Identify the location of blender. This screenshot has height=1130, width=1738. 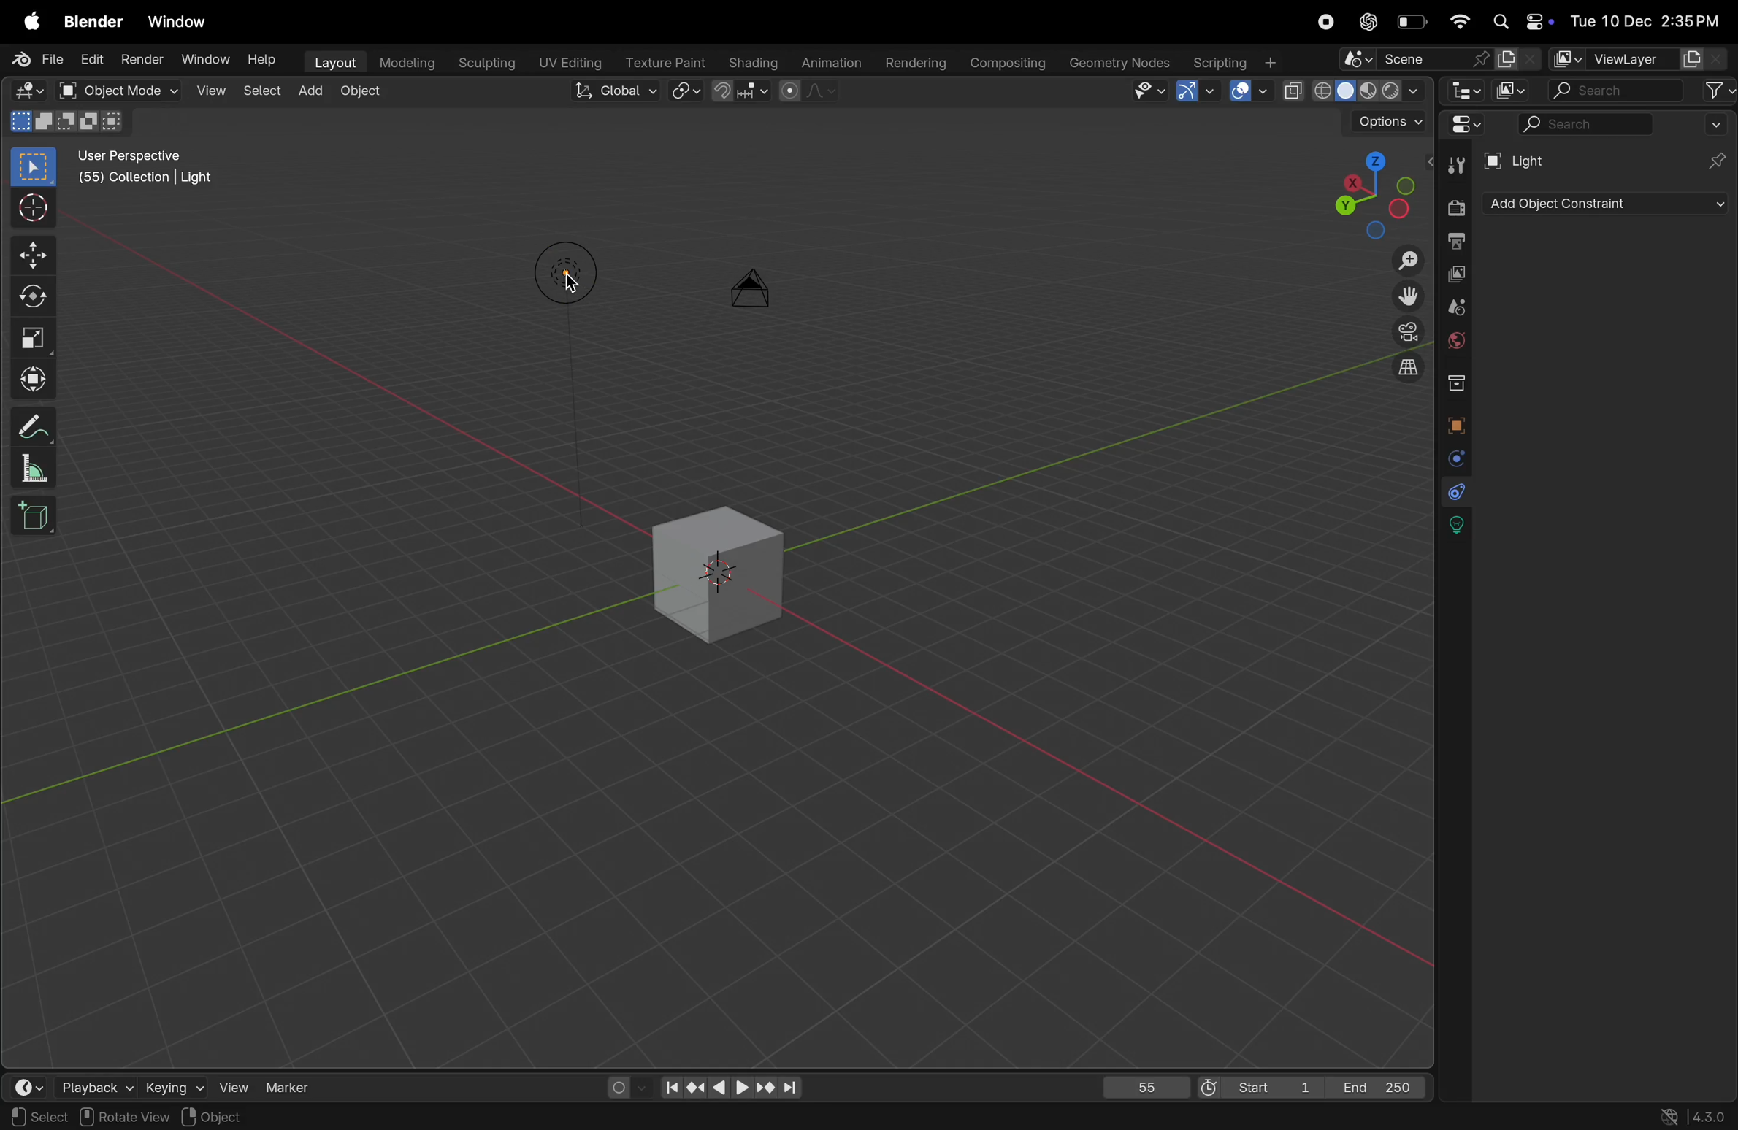
(93, 20).